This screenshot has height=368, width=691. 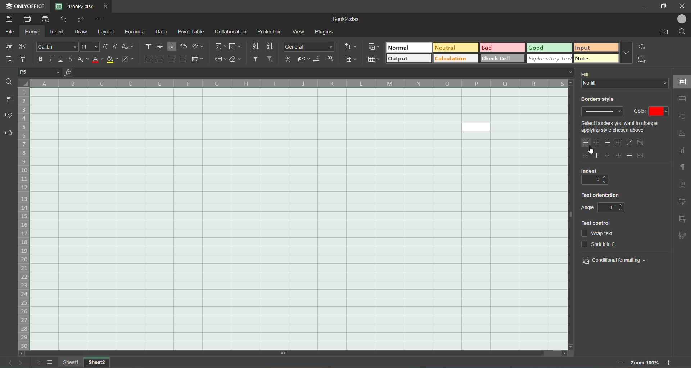 I want to click on outer bottom line only, so click(x=641, y=155).